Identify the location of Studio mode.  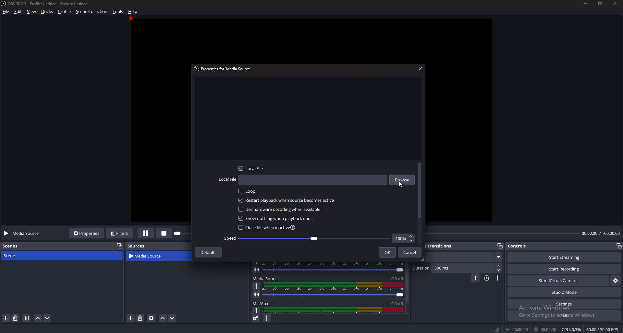
(565, 292).